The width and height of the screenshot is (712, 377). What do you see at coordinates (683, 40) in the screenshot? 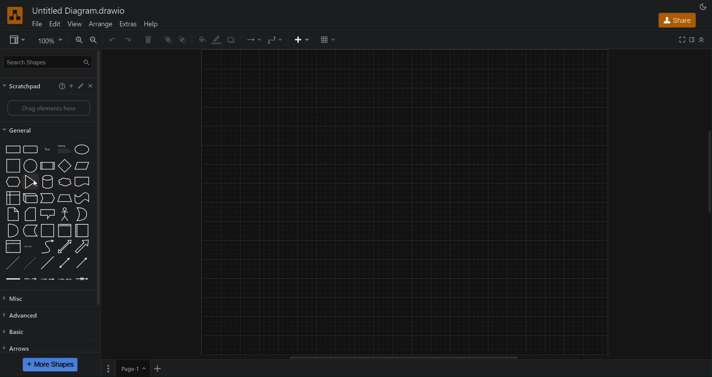
I see `Fullscreen` at bounding box center [683, 40].